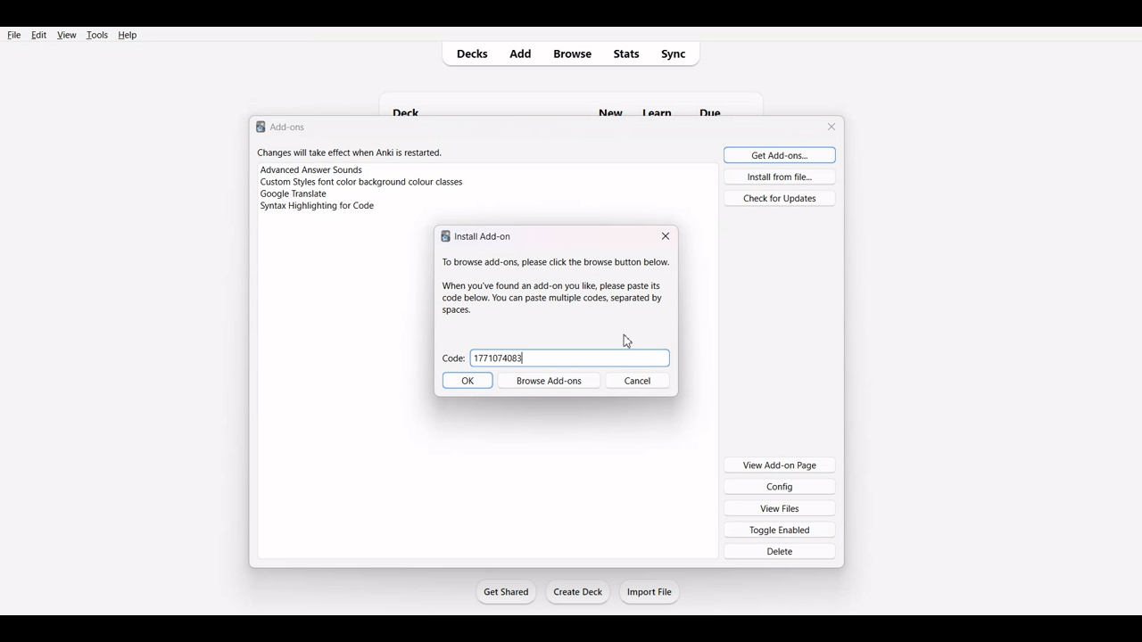 The height and width of the screenshot is (642, 1142). I want to click on Decks, so click(468, 54).